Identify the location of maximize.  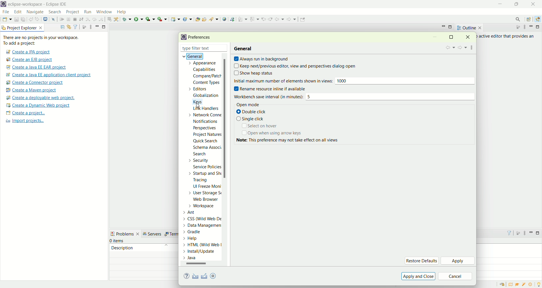
(451, 37).